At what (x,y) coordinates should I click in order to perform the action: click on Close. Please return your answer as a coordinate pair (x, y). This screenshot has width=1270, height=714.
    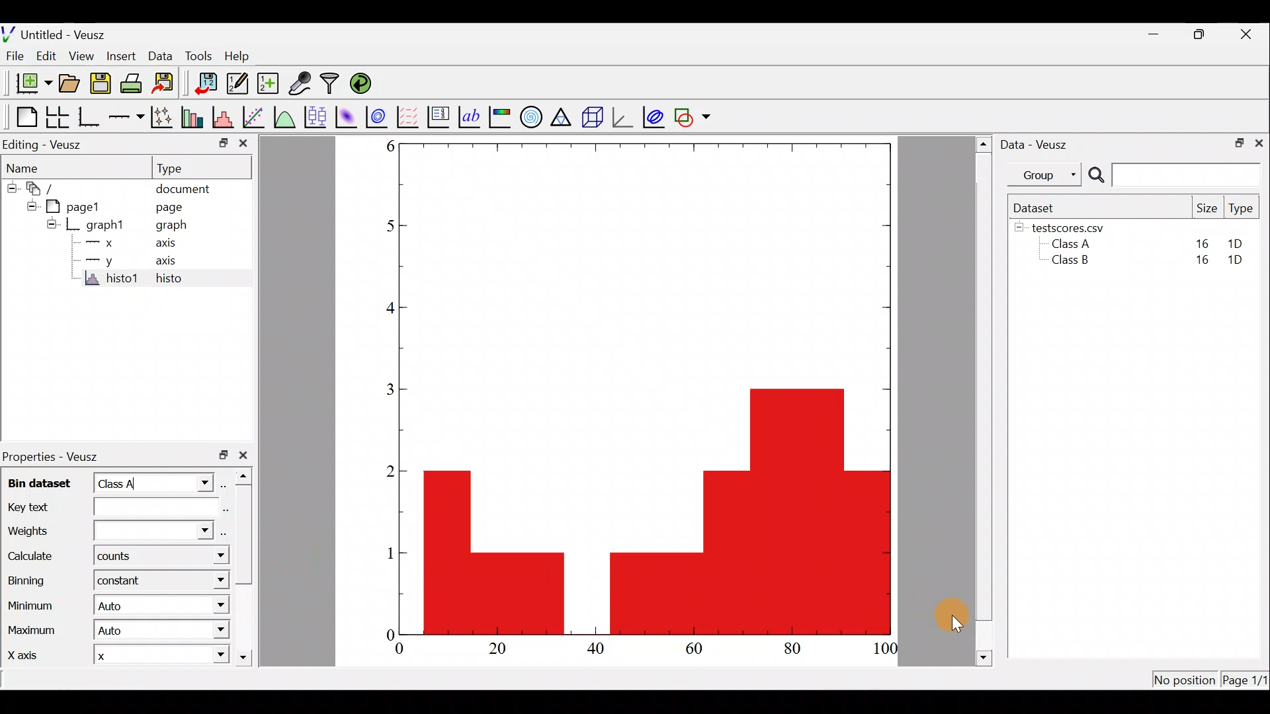
    Looking at the image, I should click on (1261, 144).